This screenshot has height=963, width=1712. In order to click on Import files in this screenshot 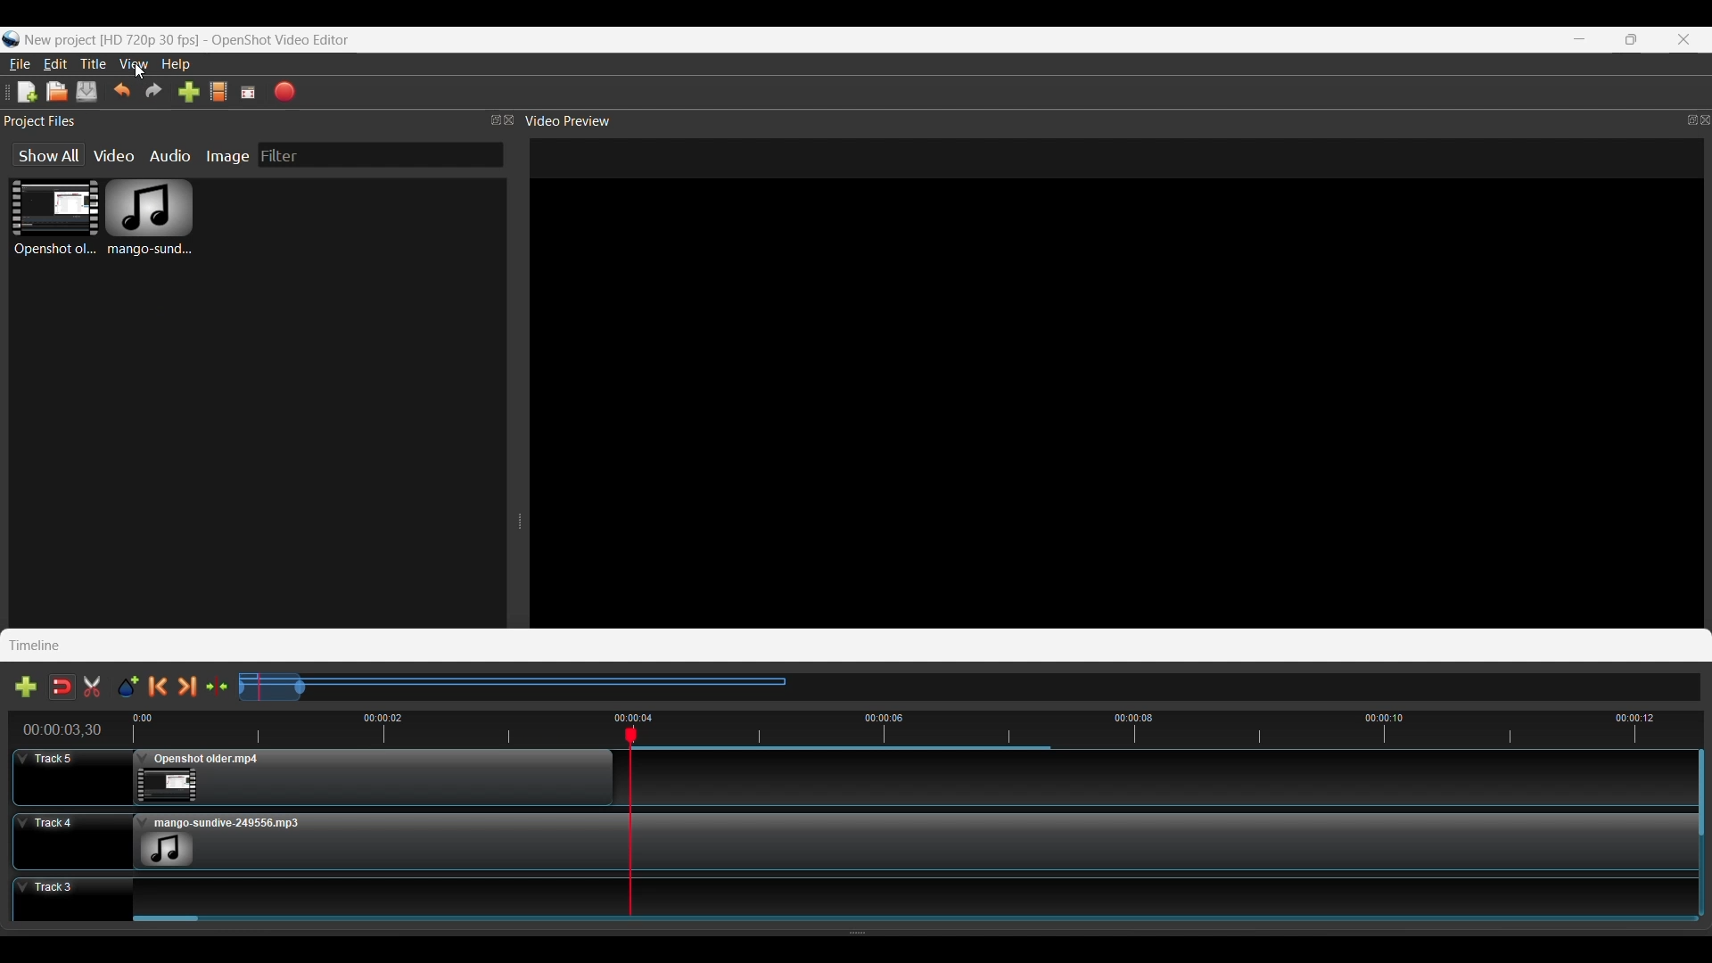, I will do `click(189, 92)`.